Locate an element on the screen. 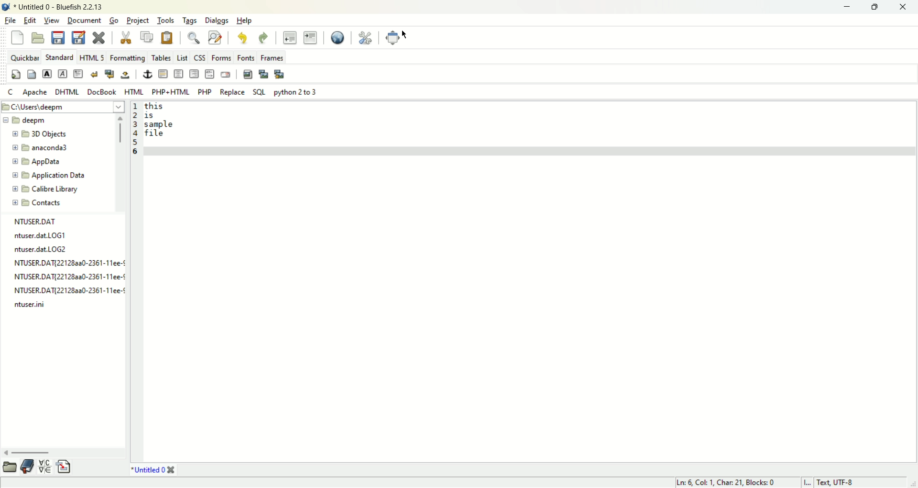 The image size is (918, 488). application is located at coordinates (51, 176).